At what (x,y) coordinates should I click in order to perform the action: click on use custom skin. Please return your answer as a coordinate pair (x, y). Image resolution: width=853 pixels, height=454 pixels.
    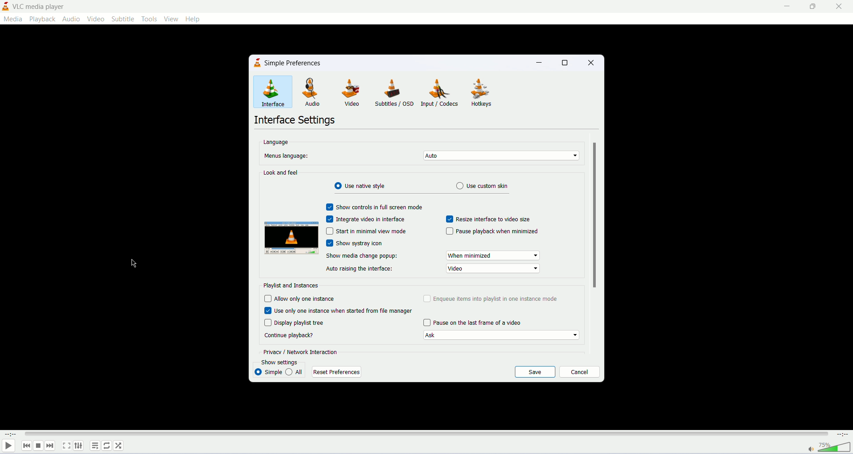
    Looking at the image, I should click on (487, 186).